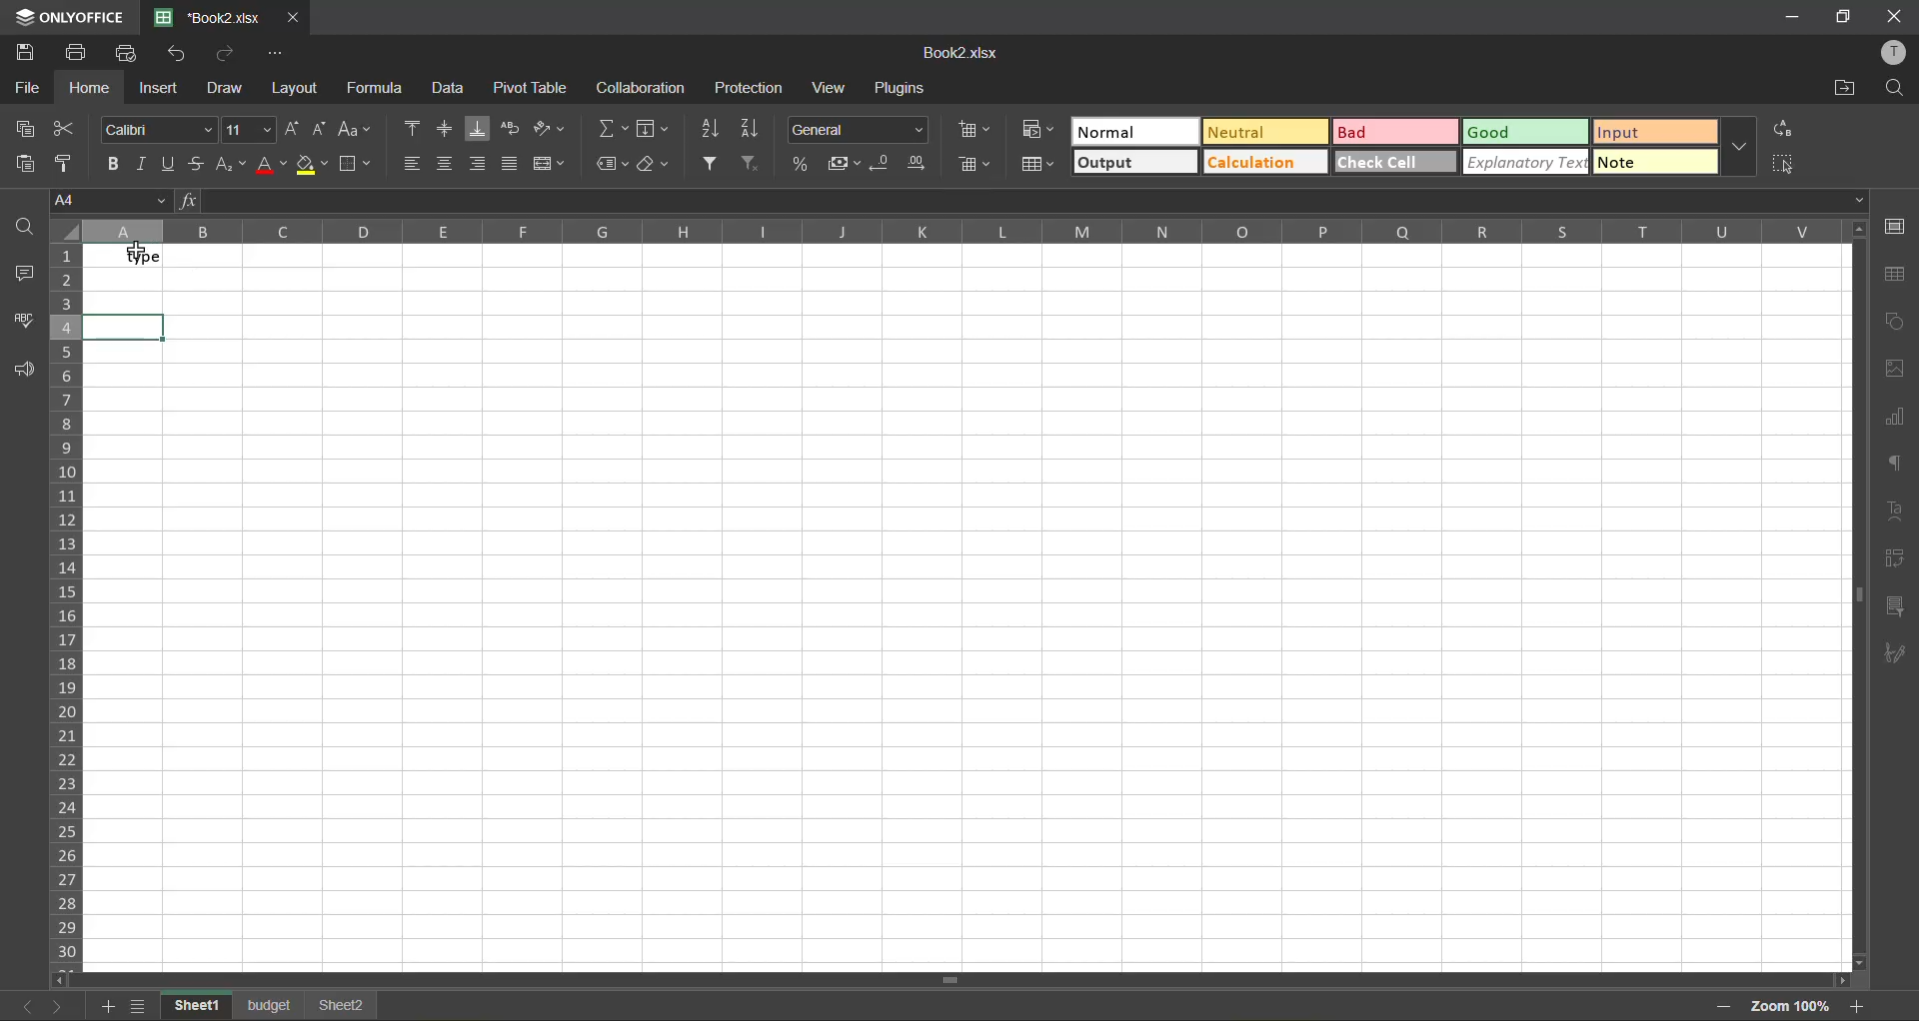 This screenshot has height=1021, width=1919. Describe the element at coordinates (1522, 163) in the screenshot. I see `explanatory text` at that location.